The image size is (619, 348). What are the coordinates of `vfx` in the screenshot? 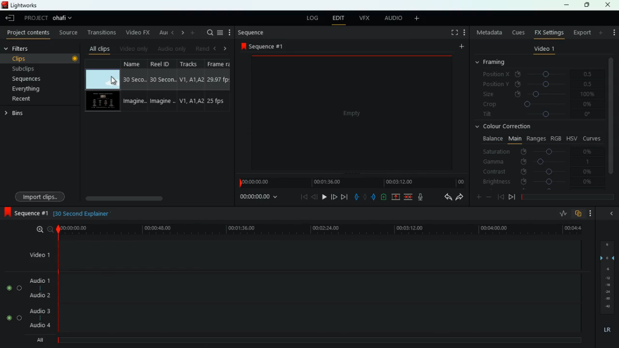 It's located at (366, 18).